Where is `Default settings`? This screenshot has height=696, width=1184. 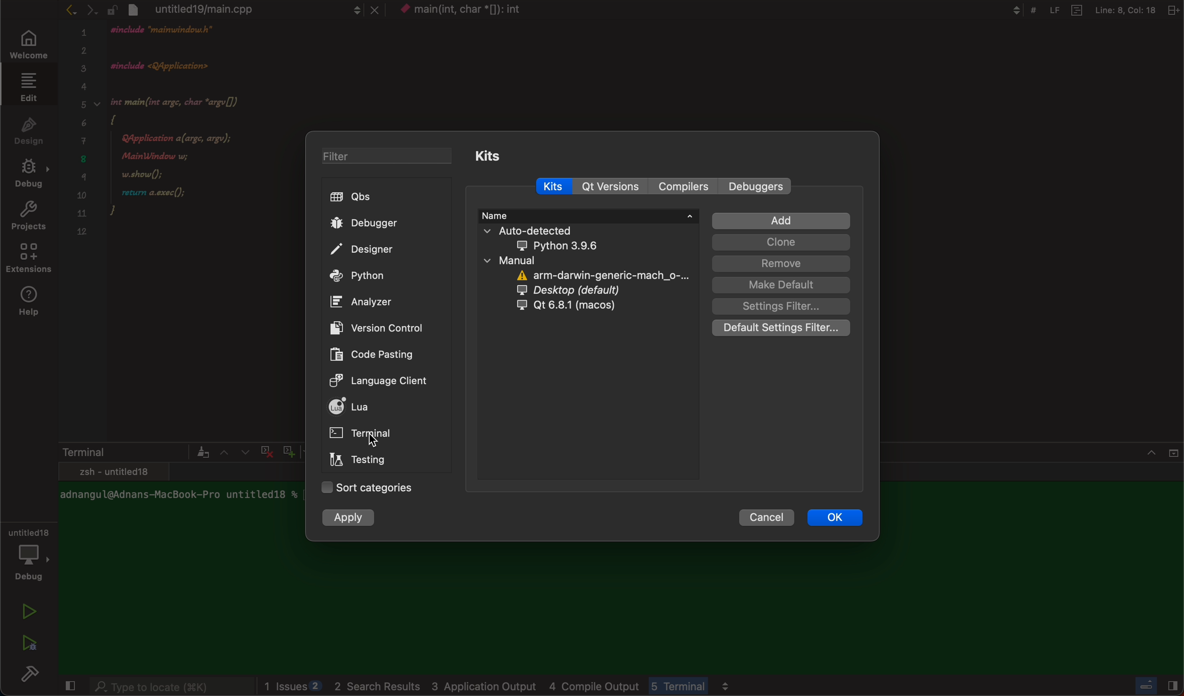
Default settings is located at coordinates (783, 328).